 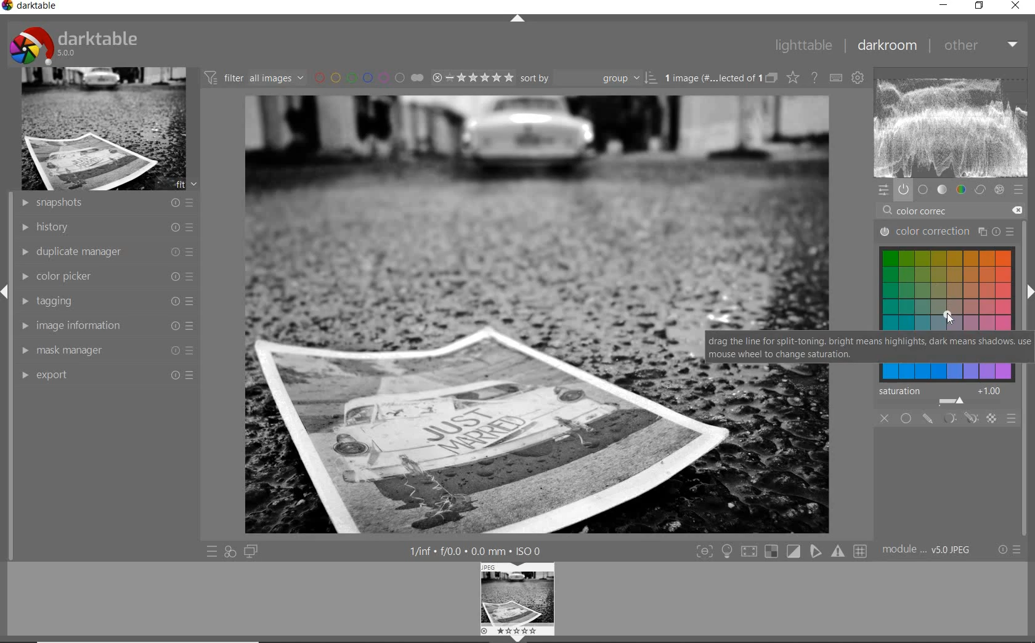 What do you see at coordinates (250, 551) in the screenshot?
I see `display a second darkroom image window` at bounding box center [250, 551].